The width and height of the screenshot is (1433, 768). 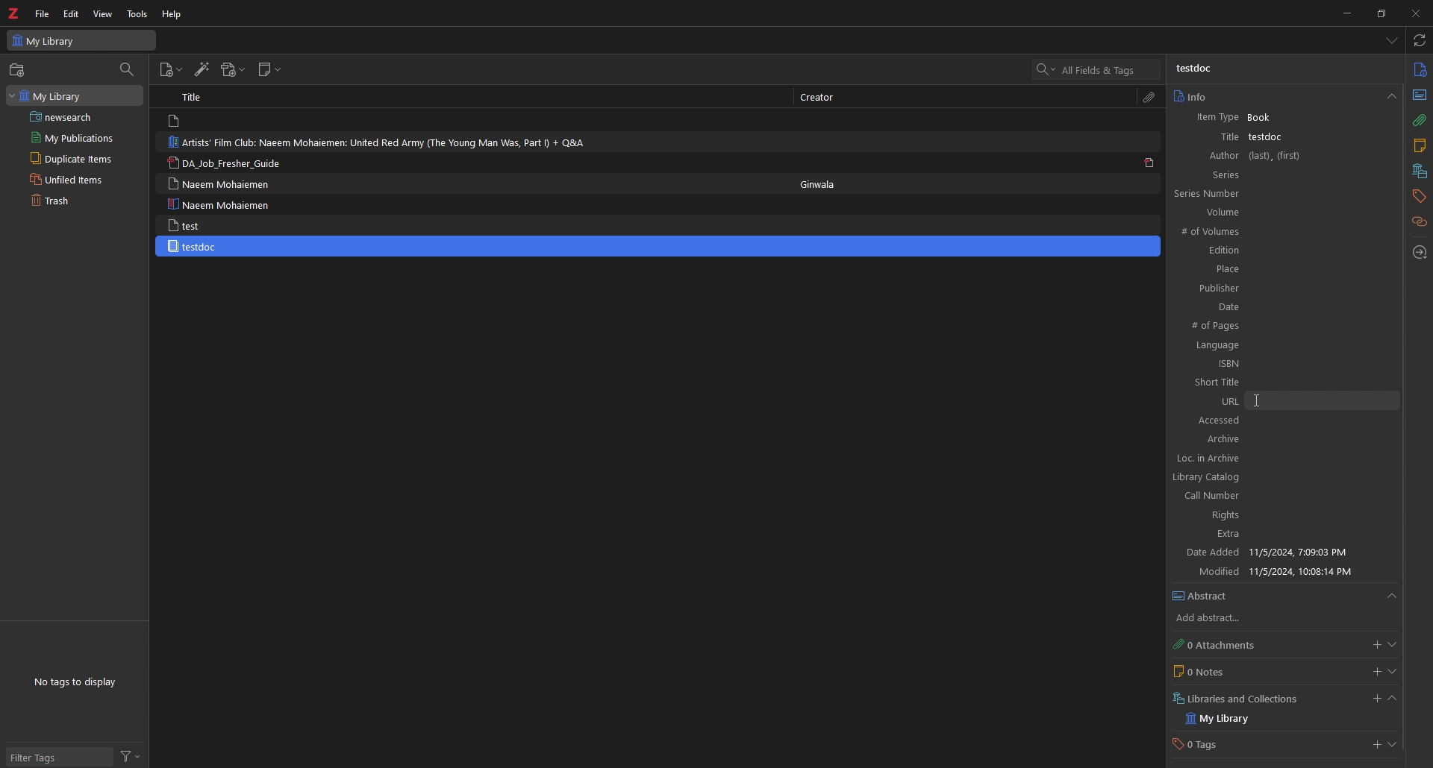 I want to click on item type, so click(x=1217, y=117).